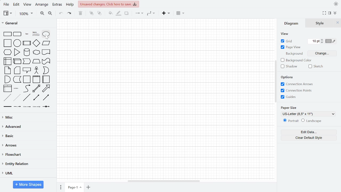  Describe the element at coordinates (318, 24) in the screenshot. I see `Style` at that location.